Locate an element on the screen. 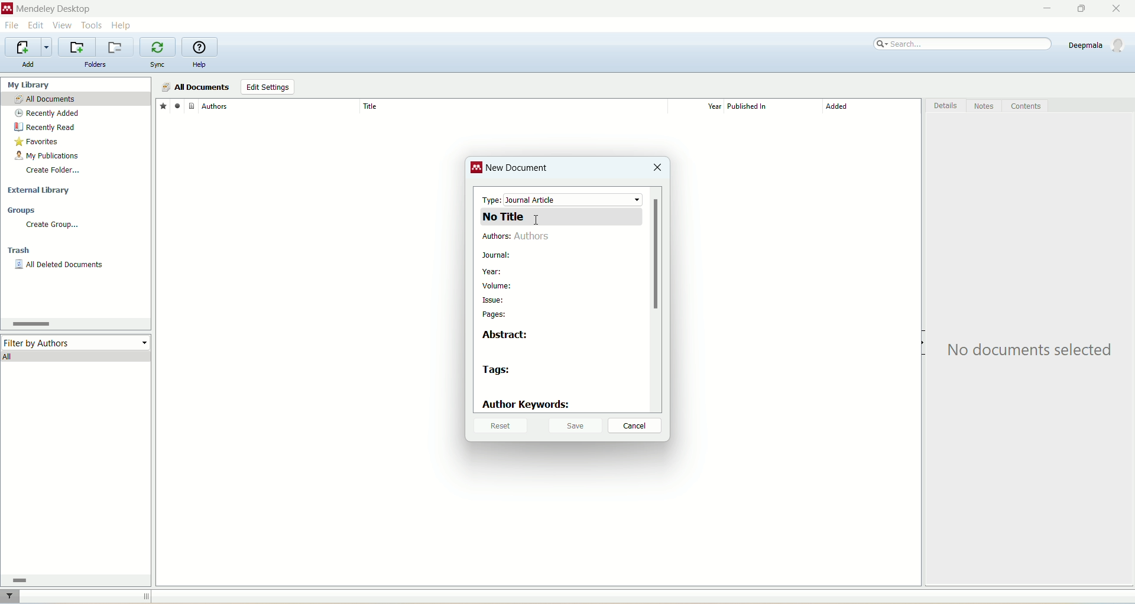 The width and height of the screenshot is (1135, 604). filter is located at coordinates (11, 596).